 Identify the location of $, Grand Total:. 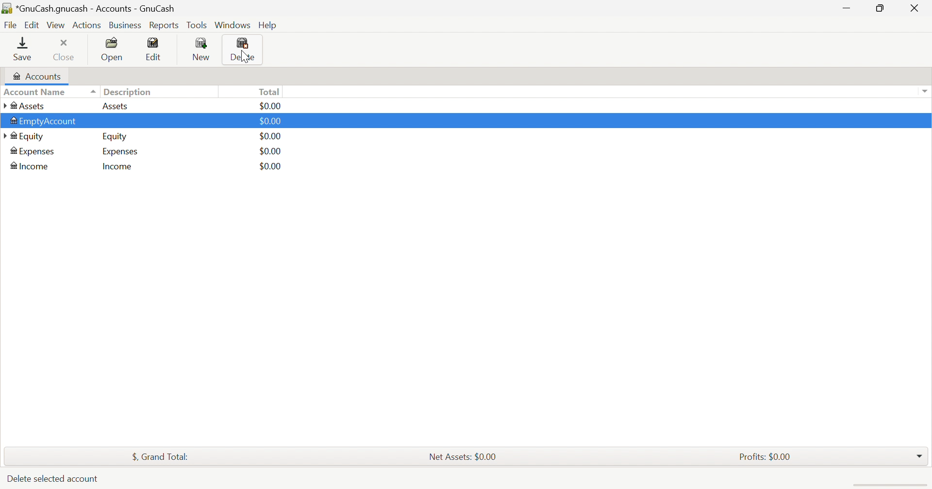
(159, 456).